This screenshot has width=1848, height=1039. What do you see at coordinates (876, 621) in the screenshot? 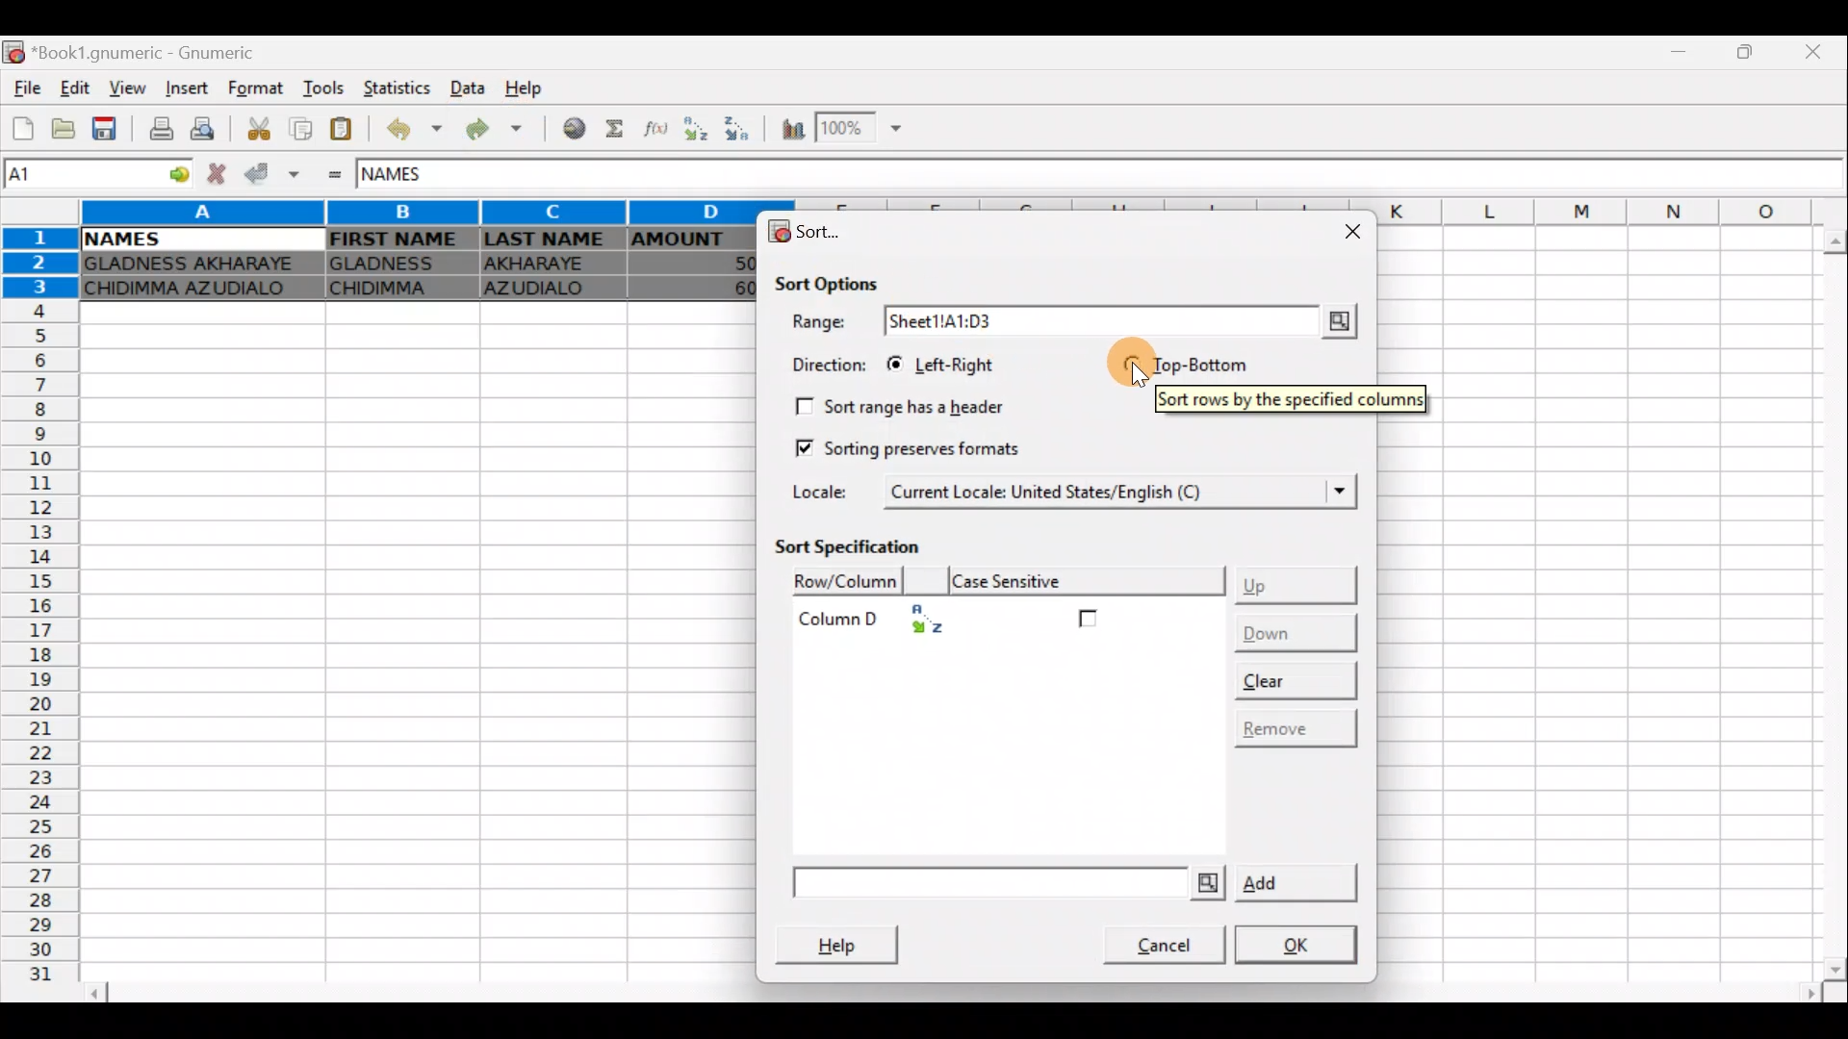
I see `Column D` at bounding box center [876, 621].